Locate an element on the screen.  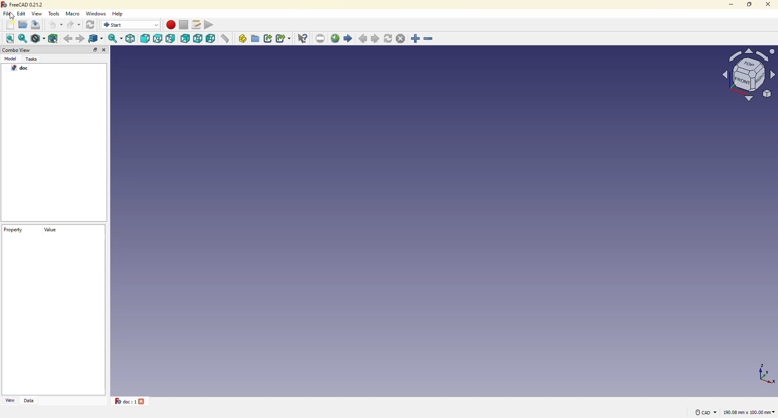
left is located at coordinates (212, 39).